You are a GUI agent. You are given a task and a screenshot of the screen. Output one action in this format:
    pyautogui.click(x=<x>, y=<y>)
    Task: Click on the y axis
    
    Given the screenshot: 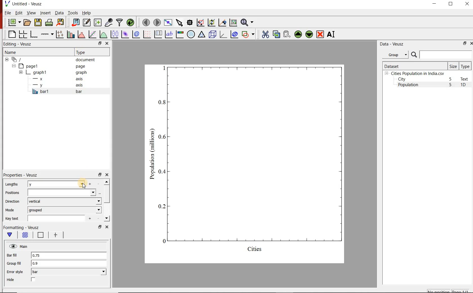 What is the action you would take?
    pyautogui.click(x=59, y=85)
    